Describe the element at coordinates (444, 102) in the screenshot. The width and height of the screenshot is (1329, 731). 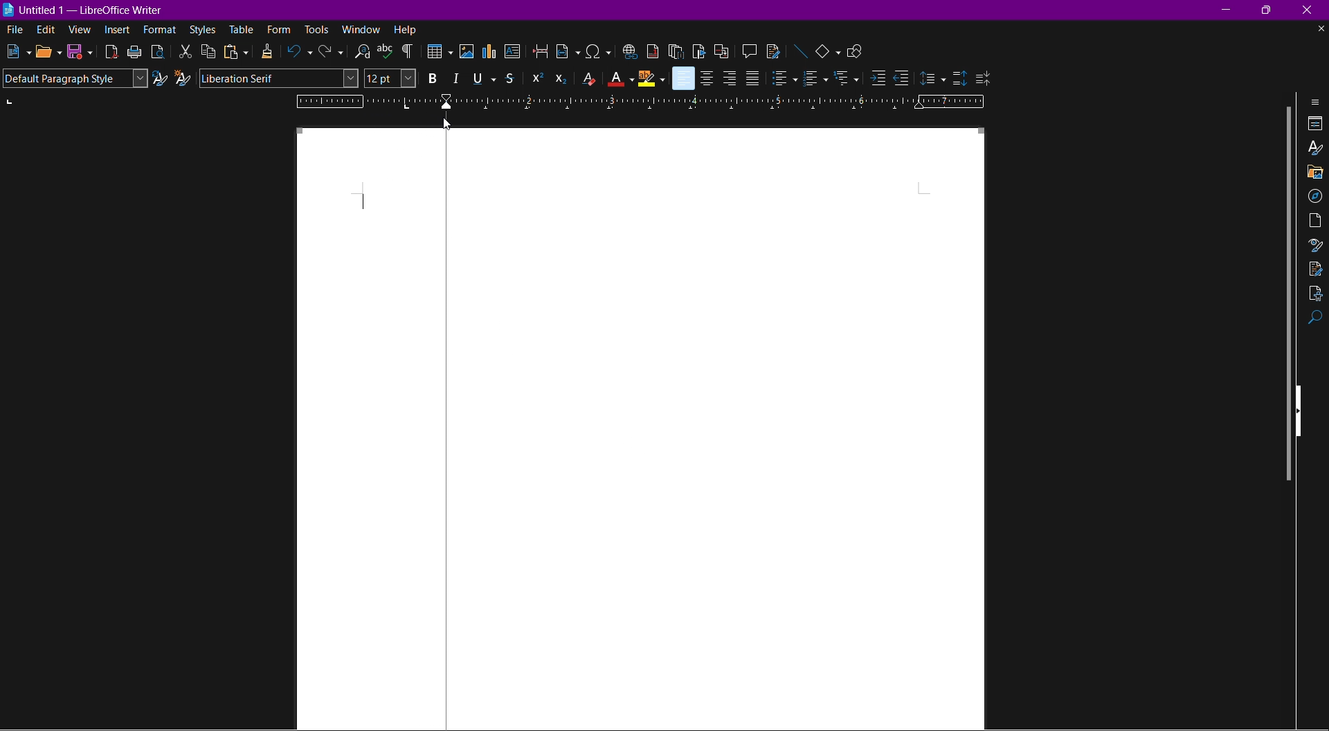
I see `Indent pointer` at that location.